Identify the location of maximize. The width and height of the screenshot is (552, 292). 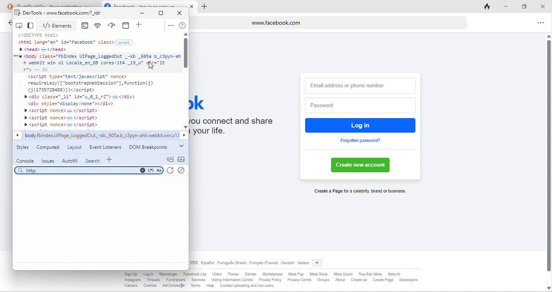
(161, 13).